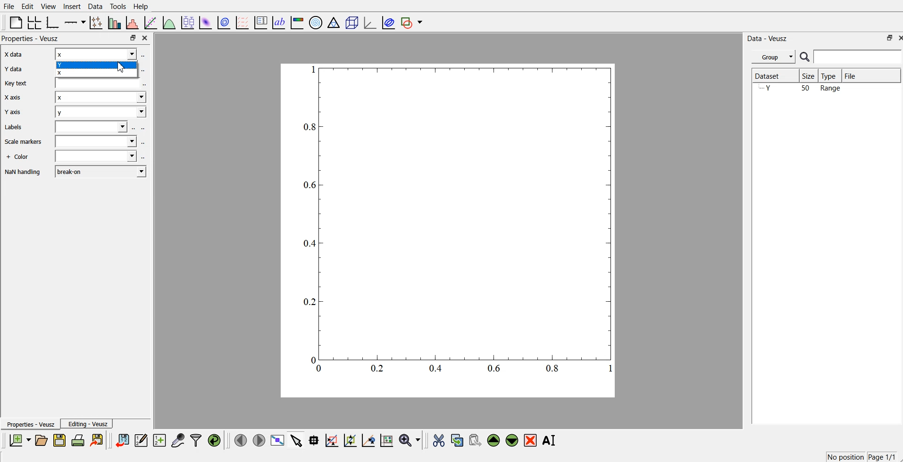  Describe the element at coordinates (844, 456) in the screenshot. I see `no position` at that location.